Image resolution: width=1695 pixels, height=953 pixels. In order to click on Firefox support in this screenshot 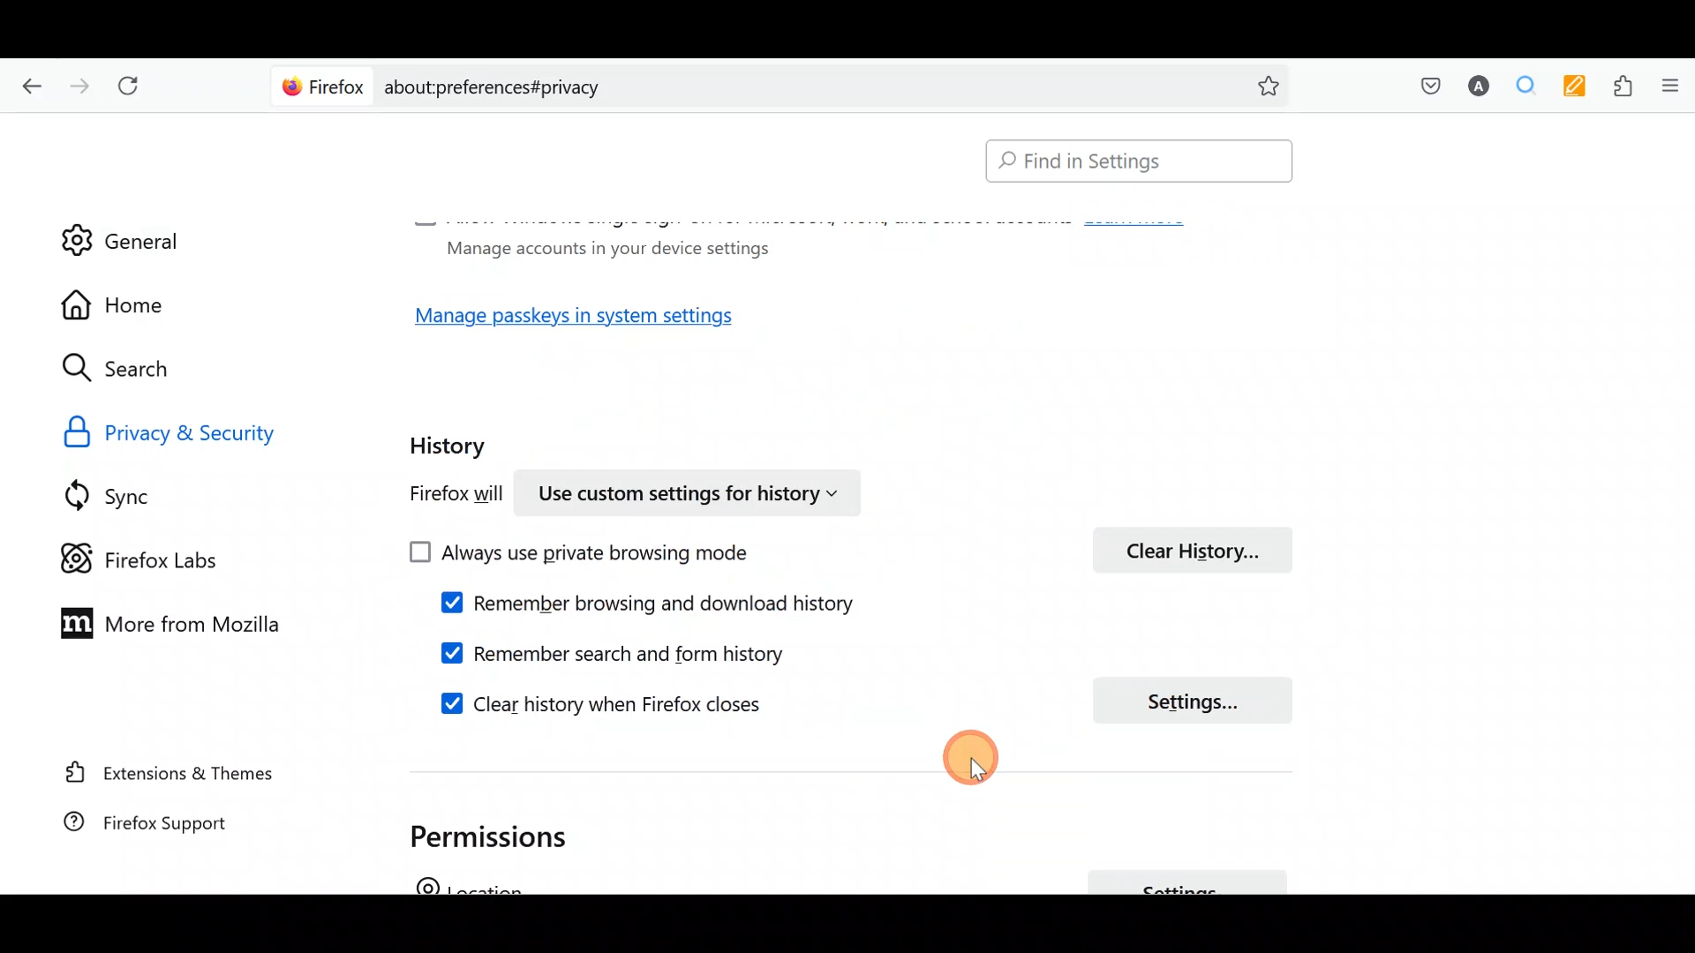, I will do `click(168, 831)`.